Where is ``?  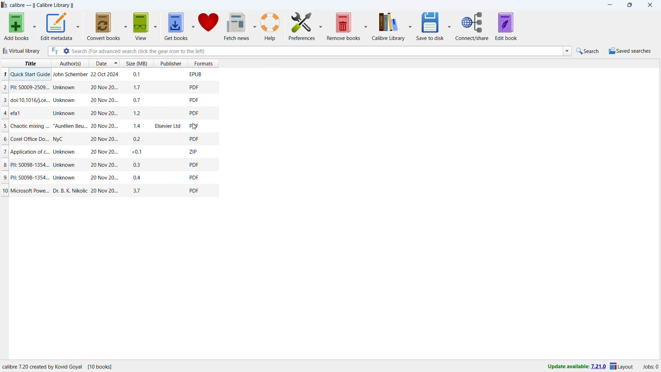
 is located at coordinates (389, 26).